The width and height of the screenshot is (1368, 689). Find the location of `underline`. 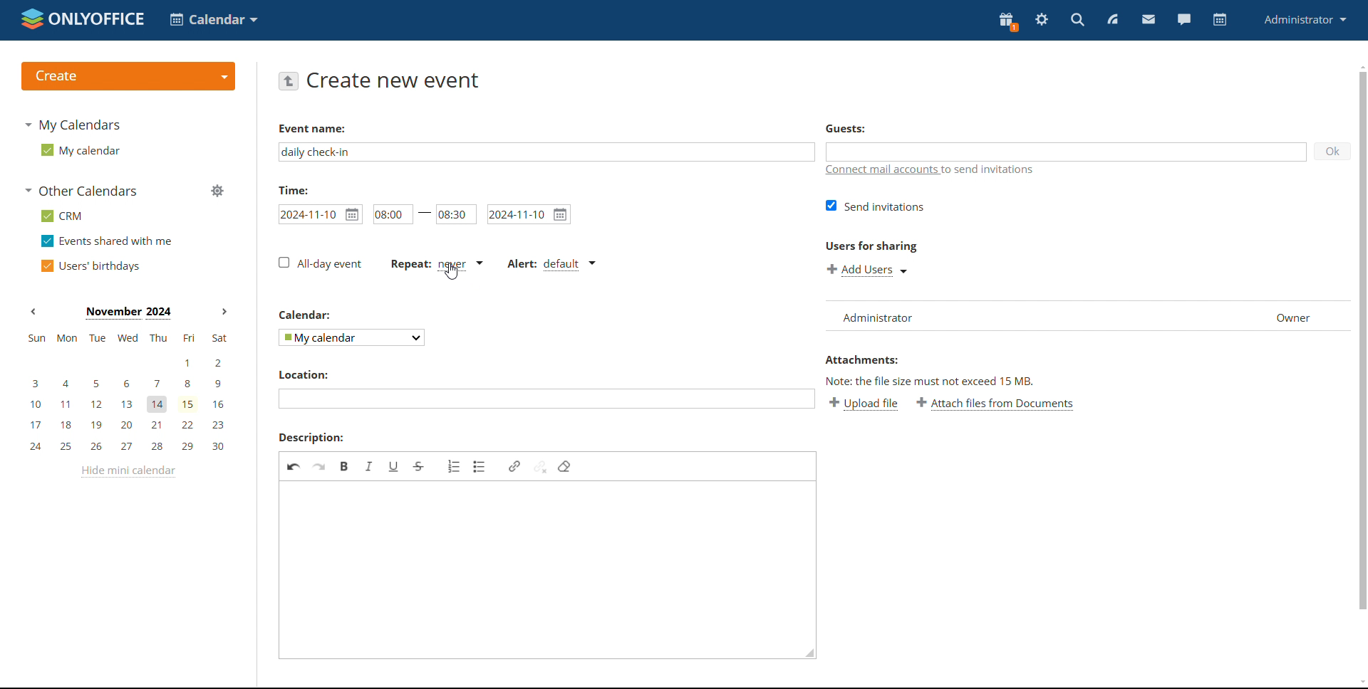

underline is located at coordinates (394, 466).